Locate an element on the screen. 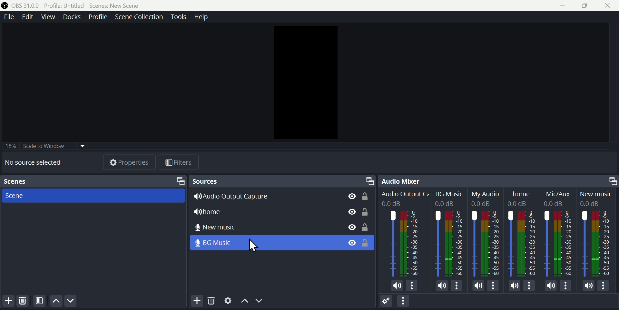 The image size is (619, 310). View is located at coordinates (50, 16).